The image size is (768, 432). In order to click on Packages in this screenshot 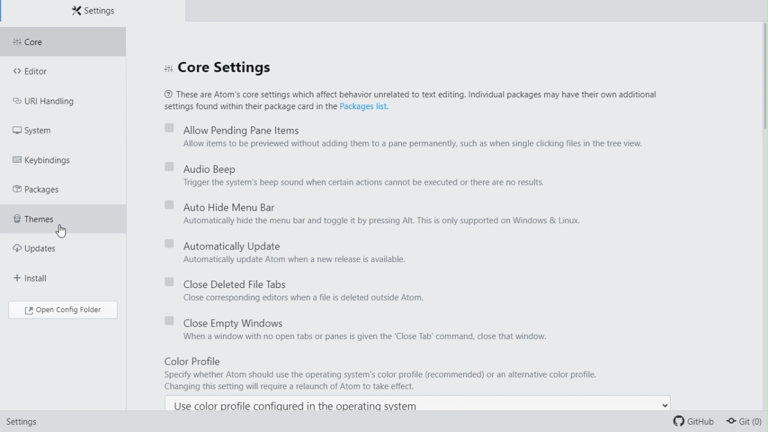, I will do `click(48, 188)`.